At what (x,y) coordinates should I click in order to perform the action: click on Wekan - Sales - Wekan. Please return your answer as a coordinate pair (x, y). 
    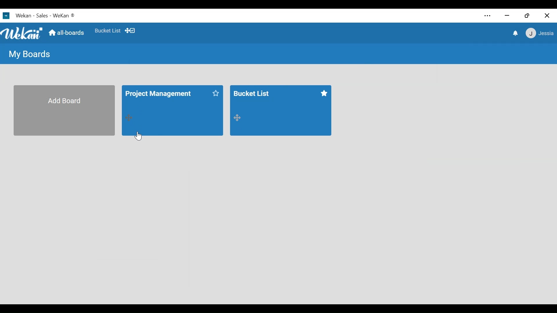
    Looking at the image, I should click on (46, 15).